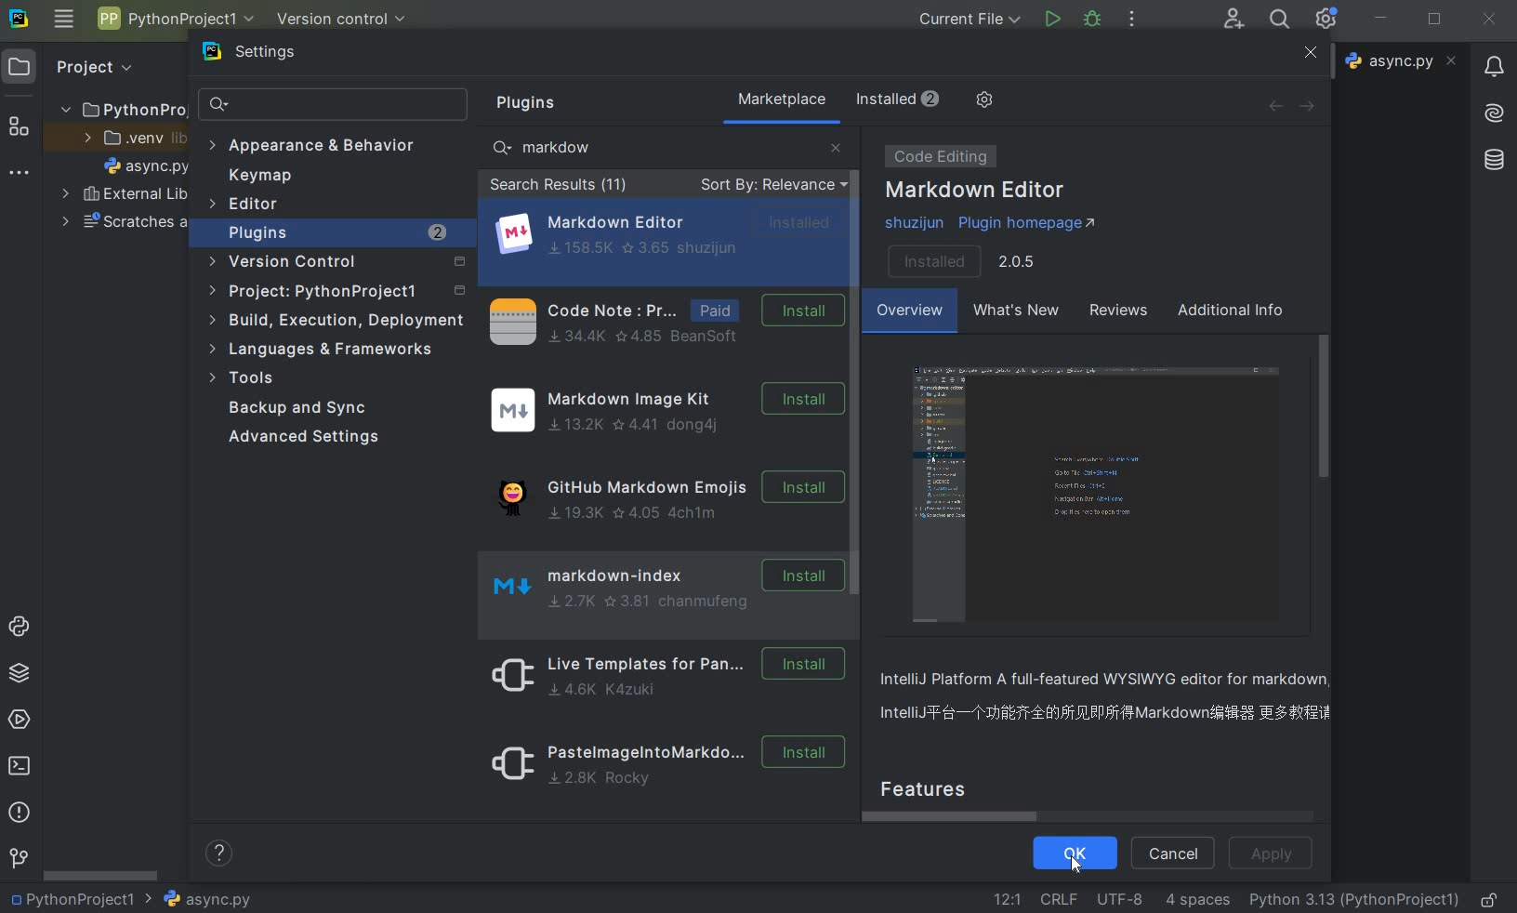 The height and width of the screenshot is (913, 1517). I want to click on file name, so click(206, 899).